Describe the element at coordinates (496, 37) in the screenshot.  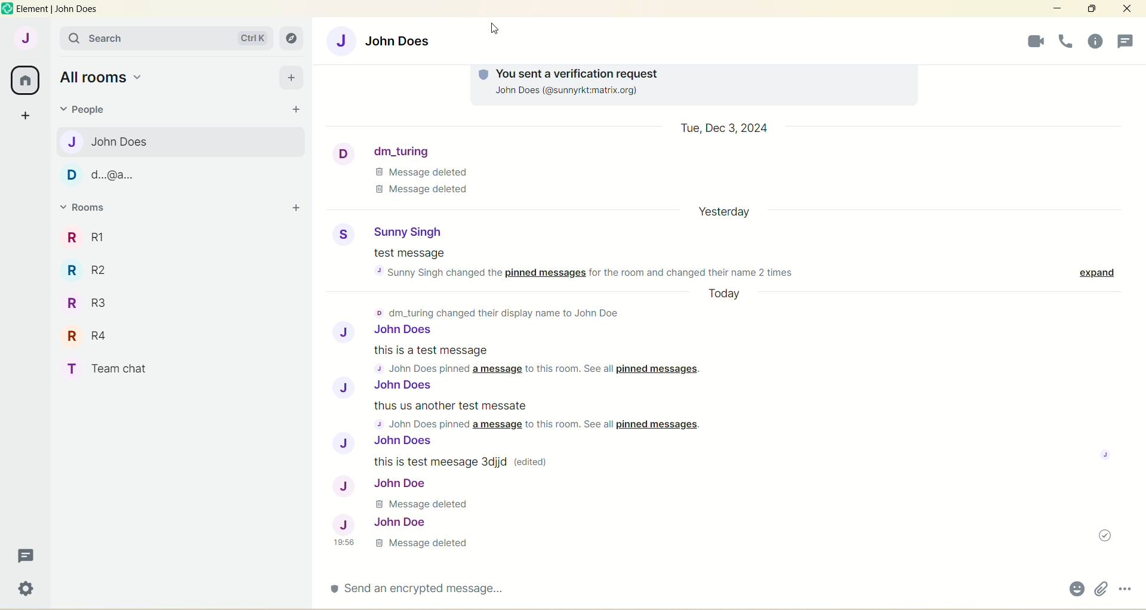
I see `Cursor` at that location.